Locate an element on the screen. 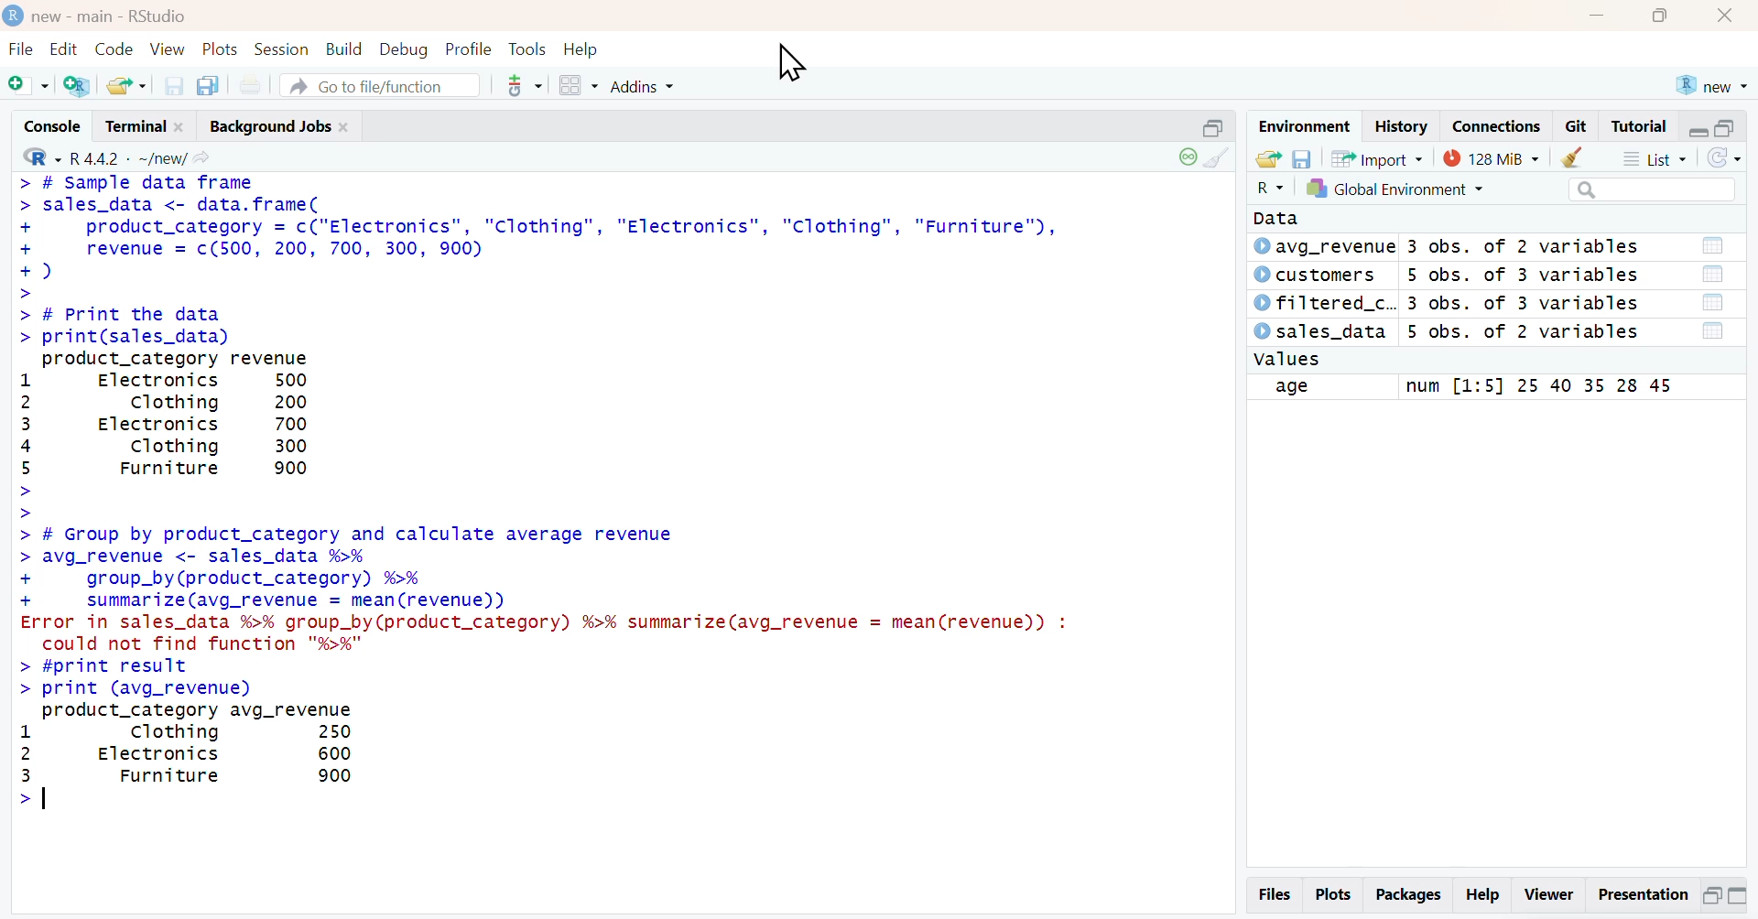 Image resolution: width=1758 pixels, height=919 pixels. File is located at coordinates (23, 49).